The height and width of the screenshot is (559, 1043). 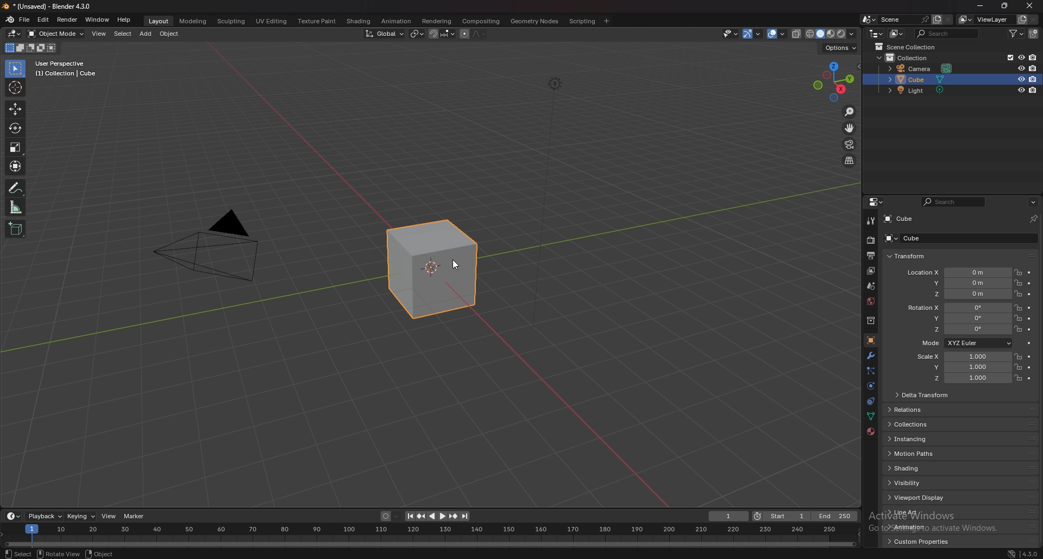 What do you see at coordinates (1033, 68) in the screenshot?
I see `disable in render` at bounding box center [1033, 68].